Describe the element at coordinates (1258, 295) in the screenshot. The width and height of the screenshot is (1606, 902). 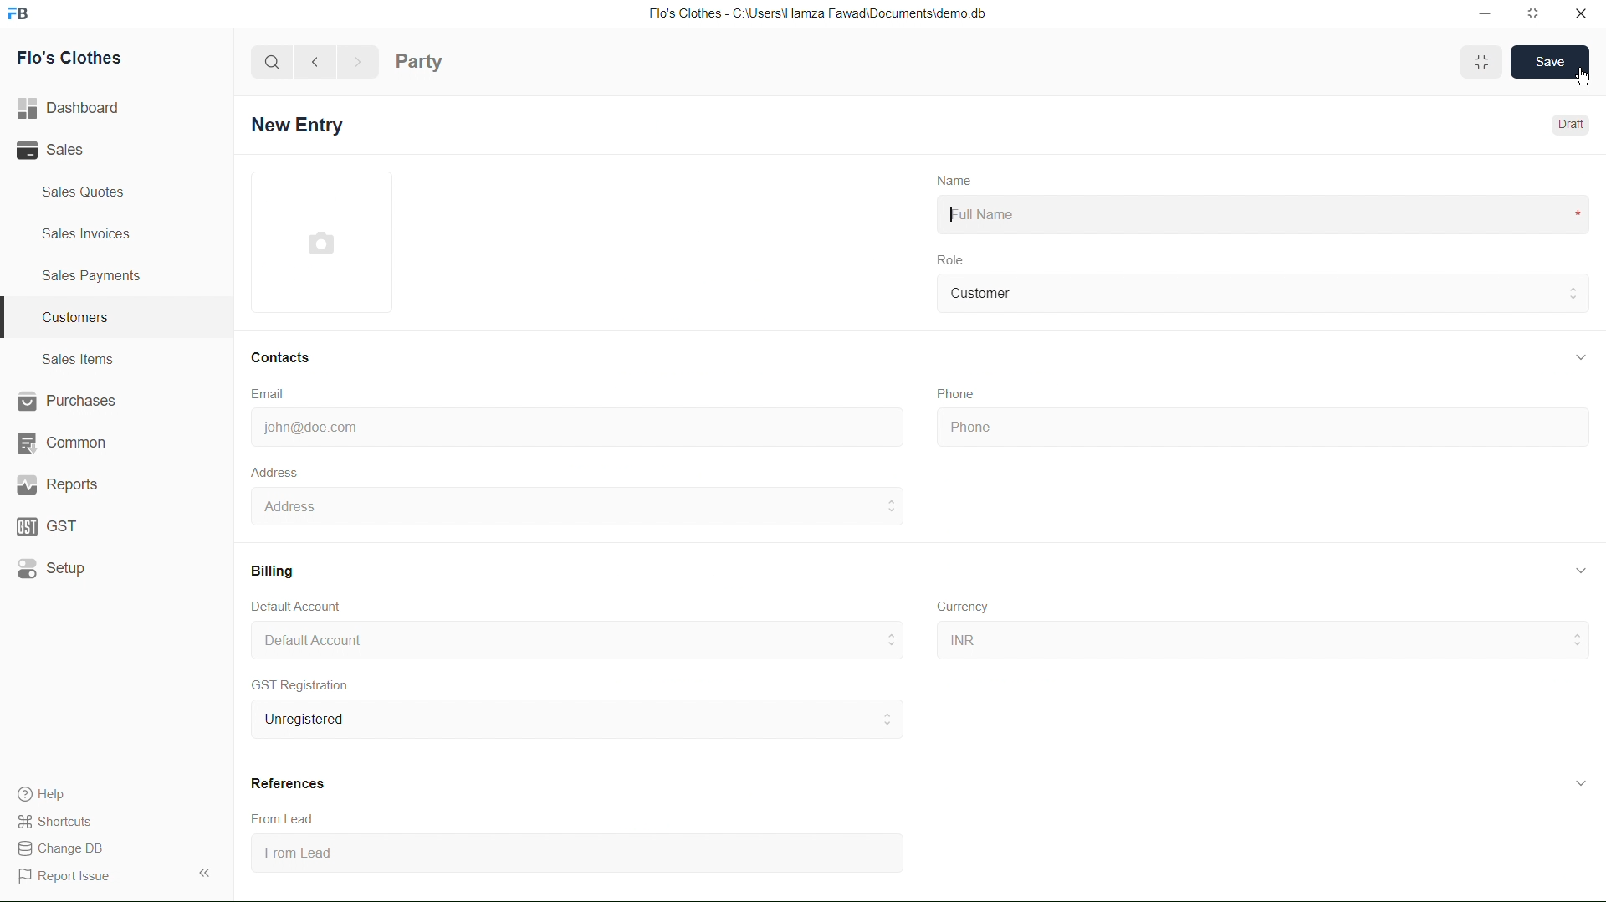
I see `Customer` at that location.